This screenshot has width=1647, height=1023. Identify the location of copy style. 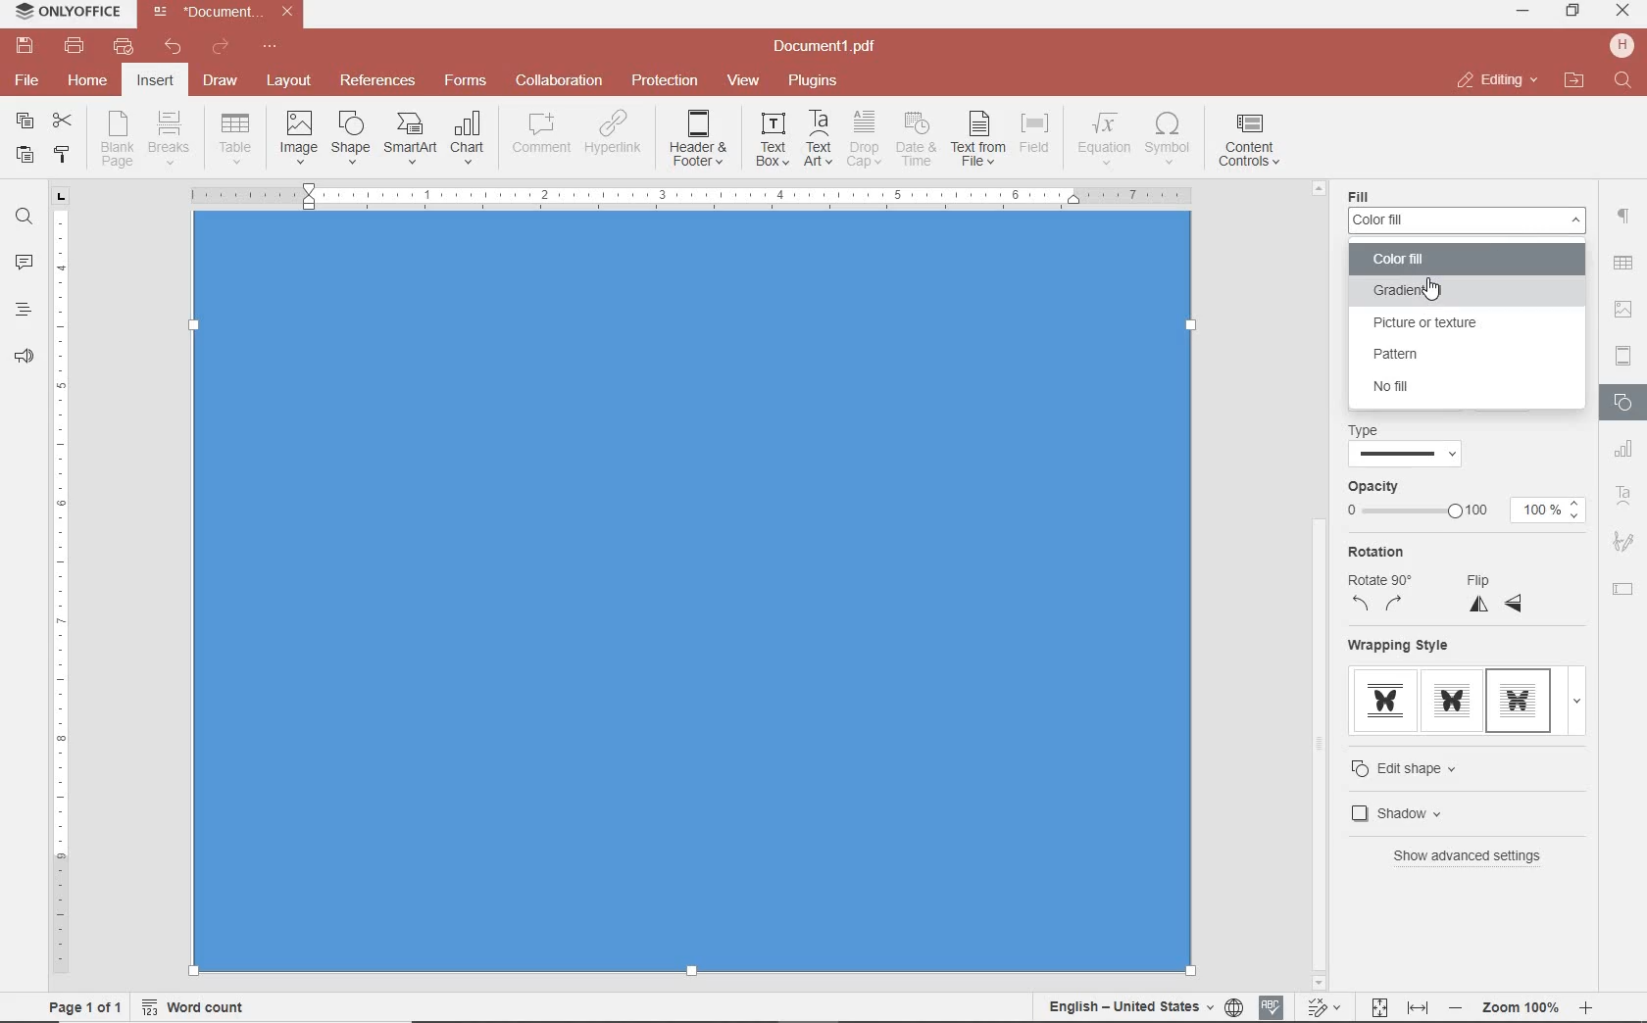
(60, 153).